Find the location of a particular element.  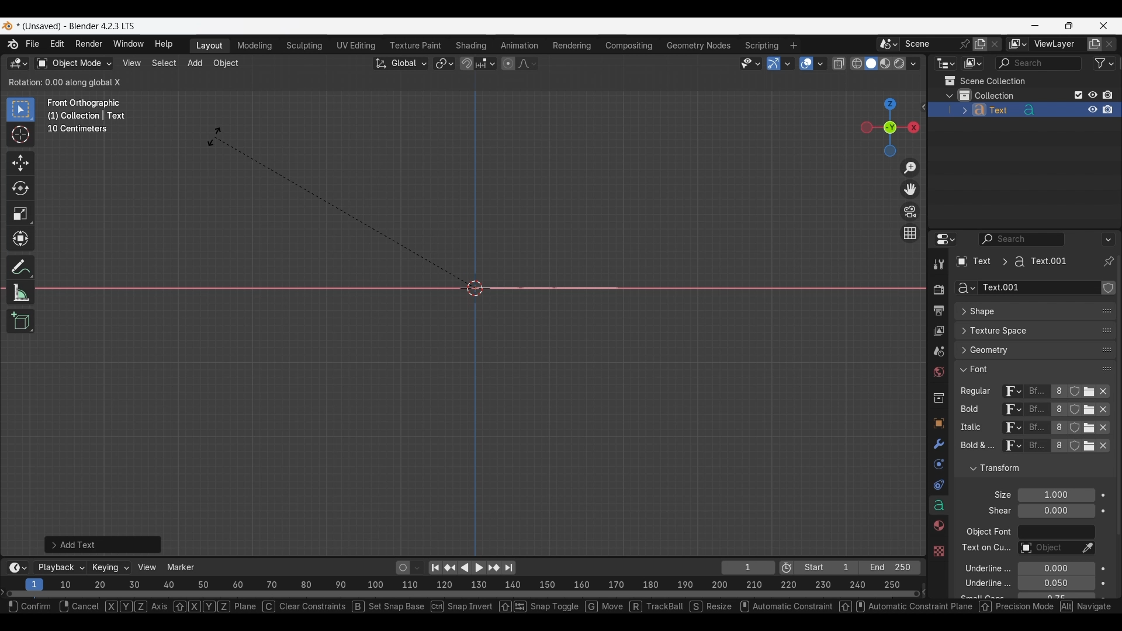

Transform pivot point is located at coordinates (444, 64).